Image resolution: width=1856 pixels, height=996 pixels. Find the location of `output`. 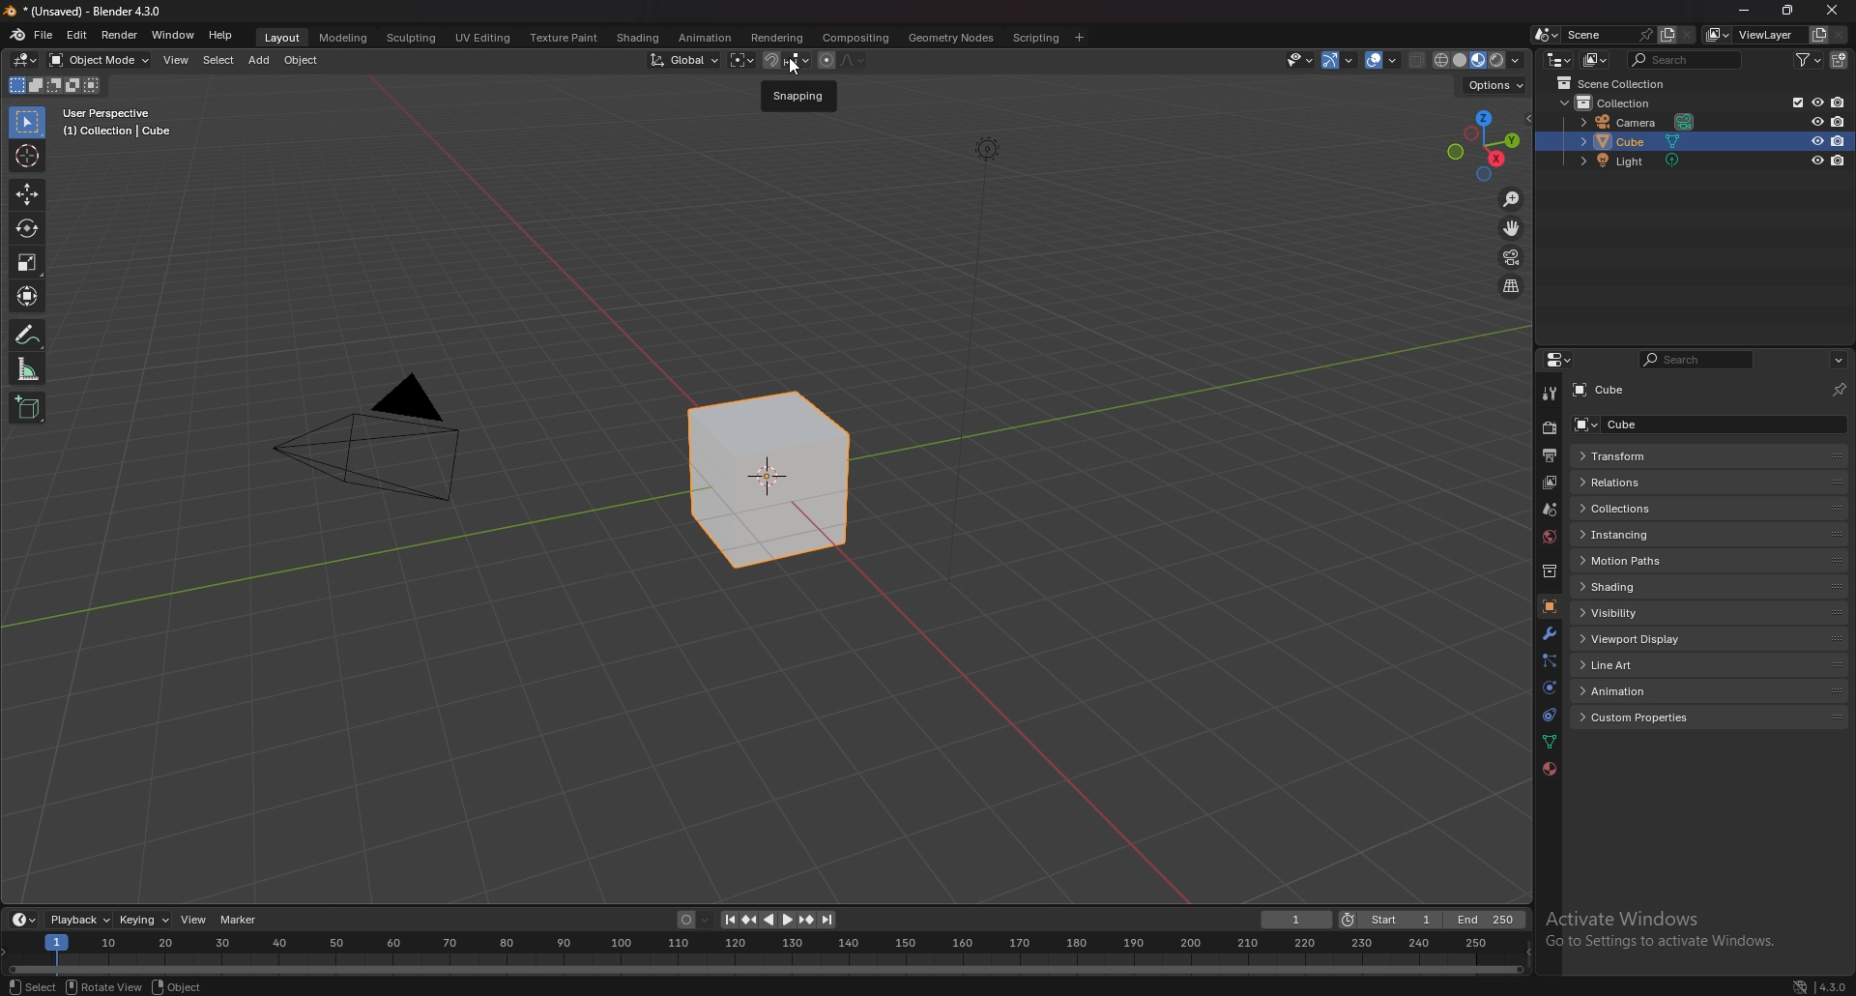

output is located at coordinates (1550, 455).